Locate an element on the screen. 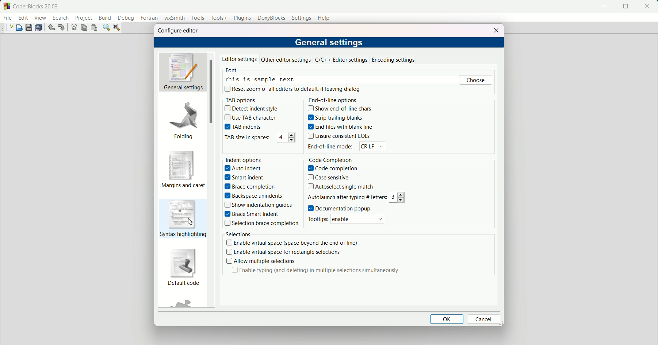 The height and width of the screenshot is (345, 658). save all is located at coordinates (39, 28).